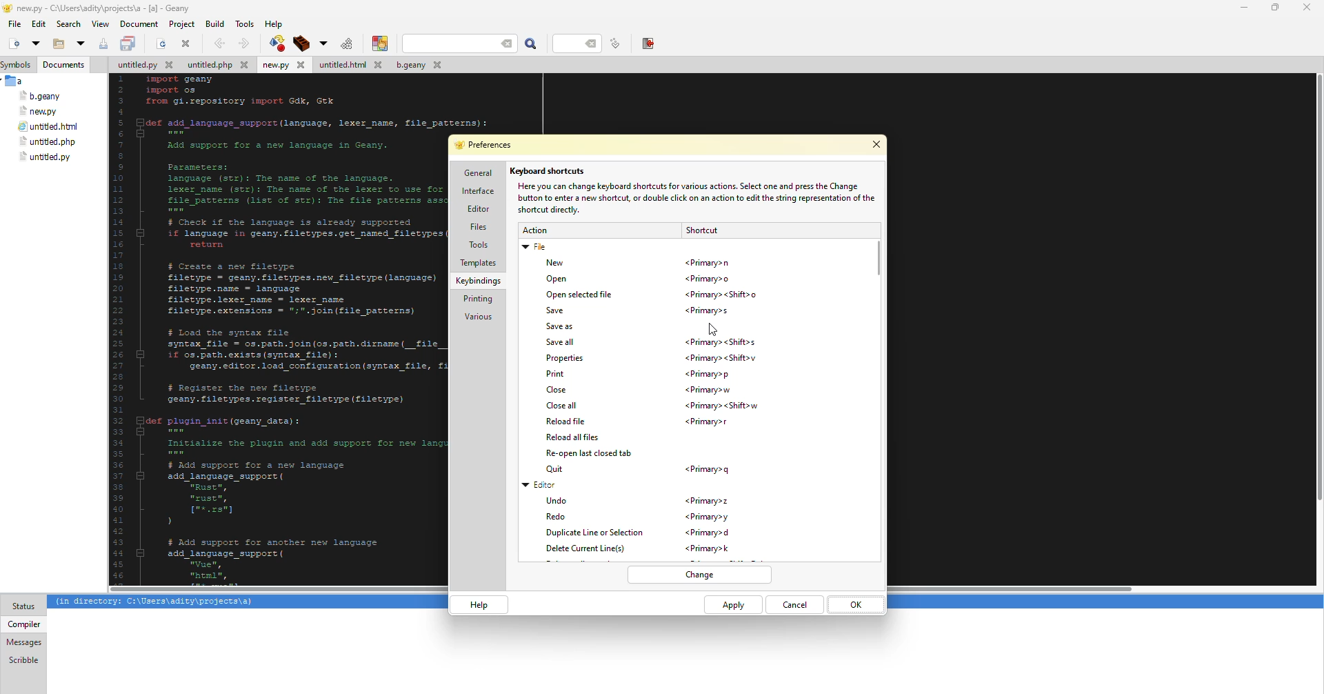 This screenshot has height=694, width=1324. What do you see at coordinates (708, 310) in the screenshot?
I see `shortcut` at bounding box center [708, 310].